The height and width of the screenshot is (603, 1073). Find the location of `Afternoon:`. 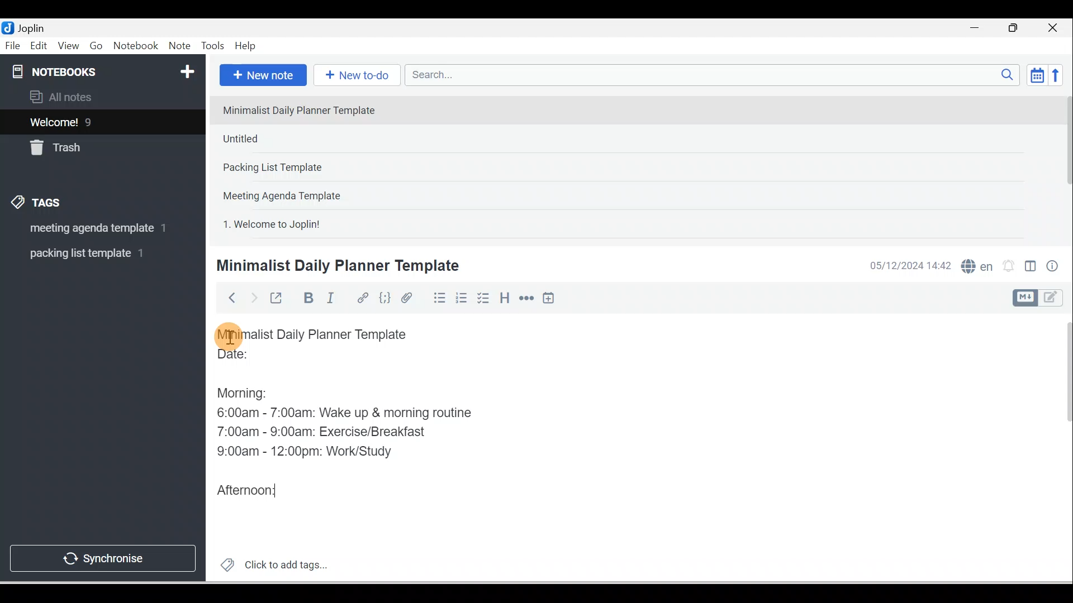

Afternoon: is located at coordinates (250, 488).